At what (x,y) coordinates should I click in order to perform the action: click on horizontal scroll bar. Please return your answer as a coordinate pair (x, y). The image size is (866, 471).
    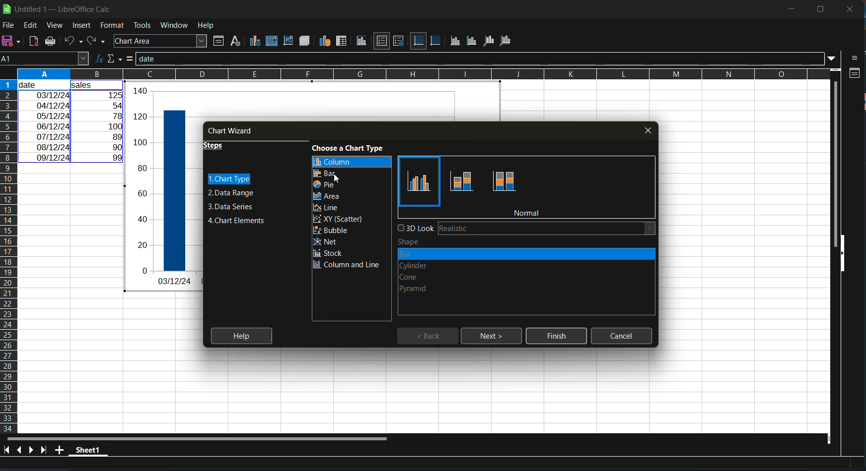
    Looking at the image, I should click on (195, 437).